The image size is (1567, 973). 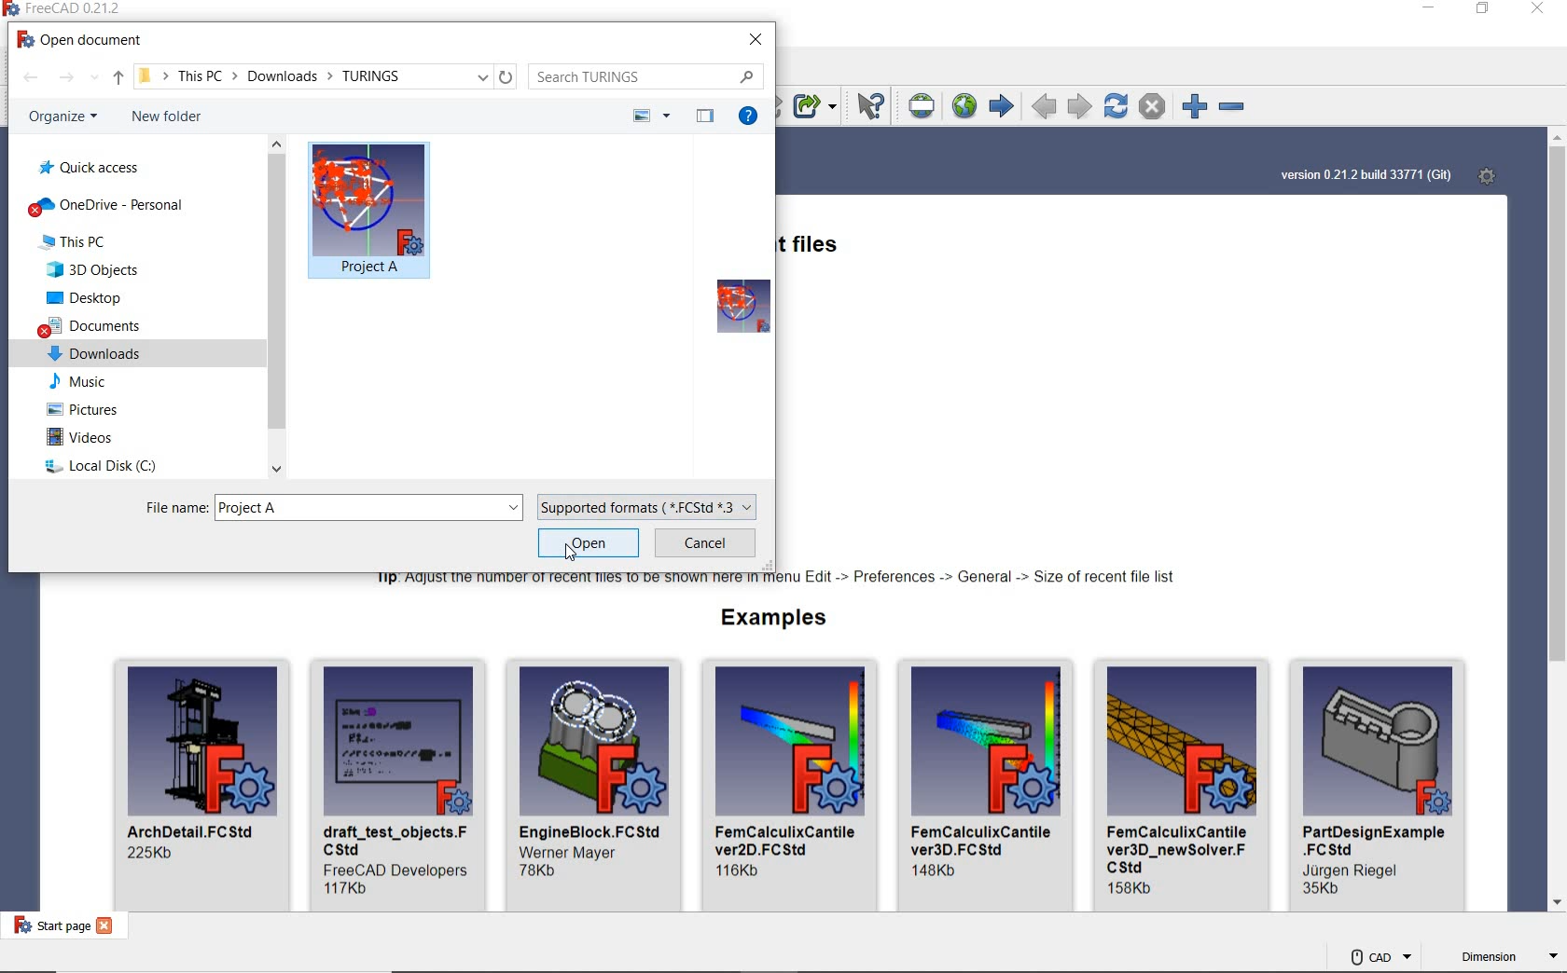 What do you see at coordinates (987, 739) in the screenshot?
I see `image` at bounding box center [987, 739].